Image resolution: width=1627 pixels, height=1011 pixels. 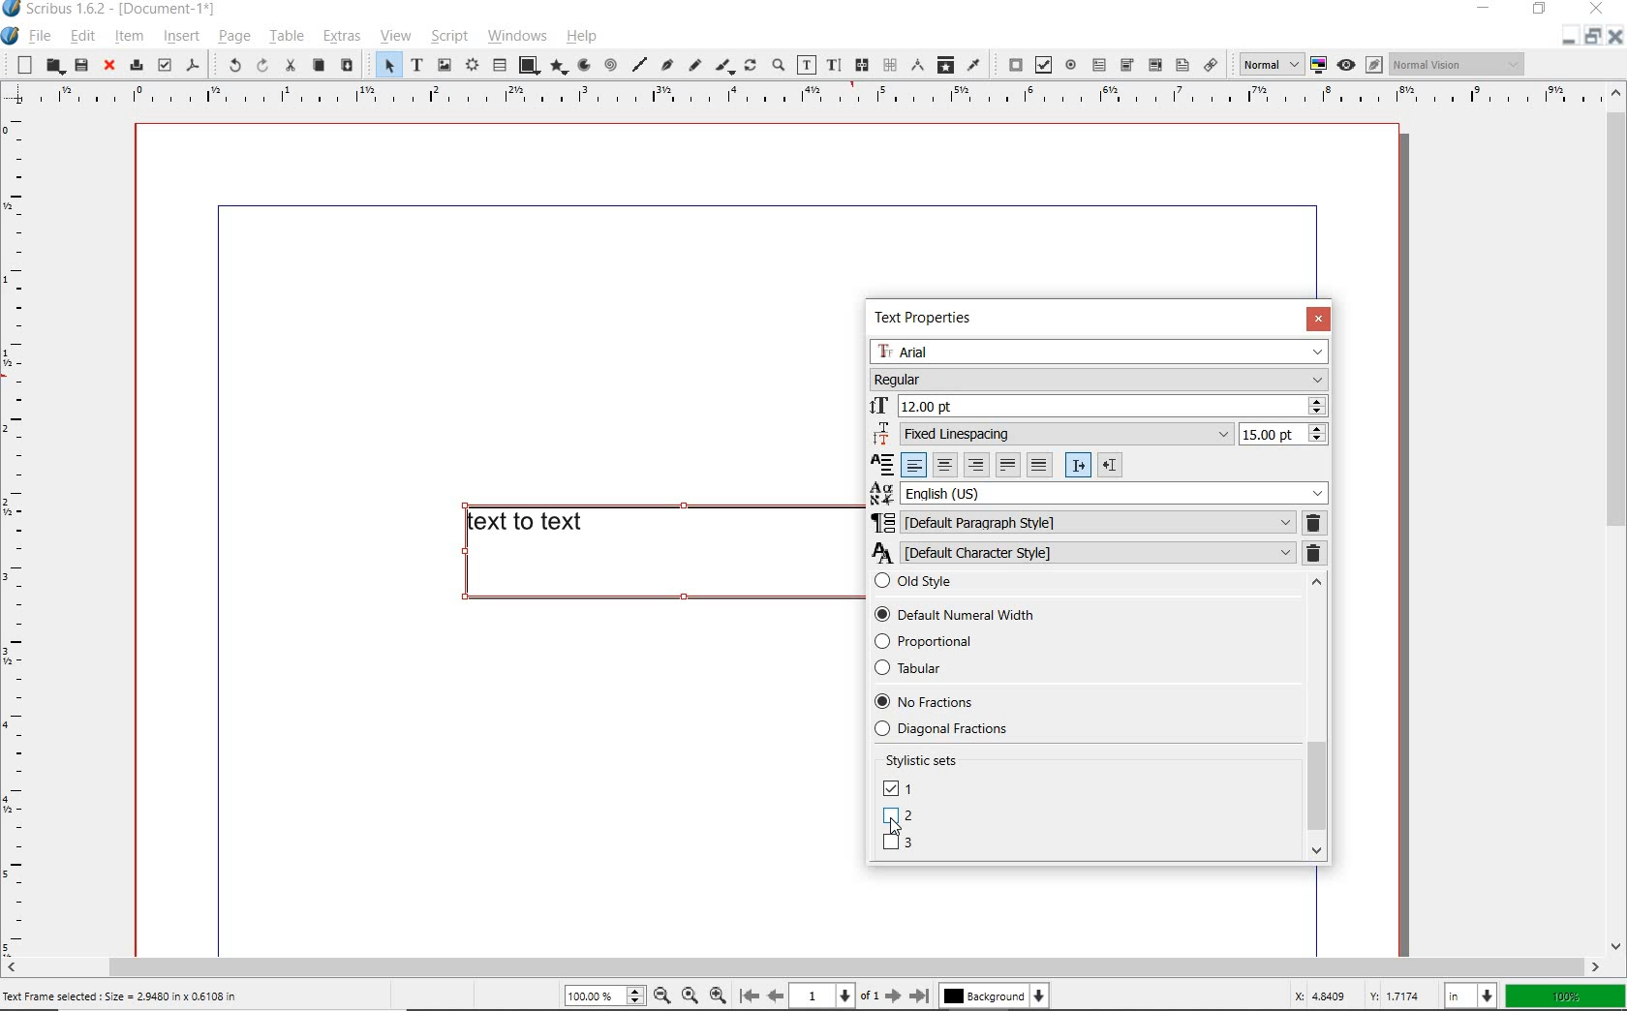 I want to click on shape, so click(x=528, y=66).